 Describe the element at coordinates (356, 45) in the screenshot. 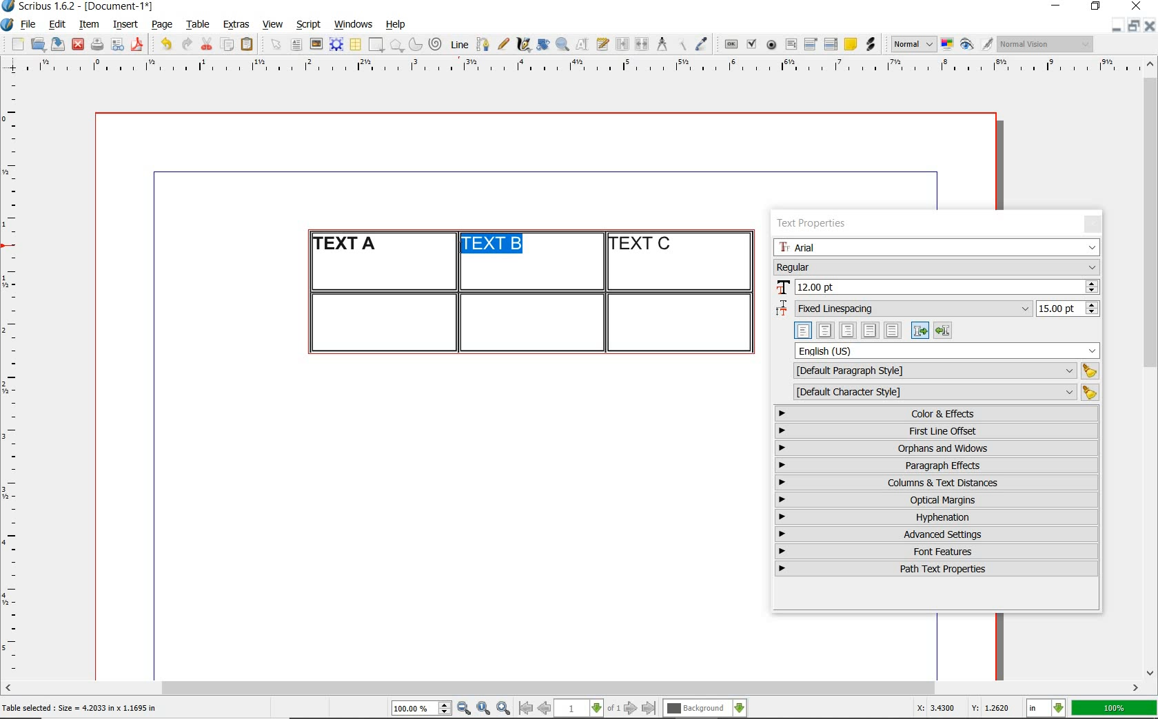

I see `table` at that location.